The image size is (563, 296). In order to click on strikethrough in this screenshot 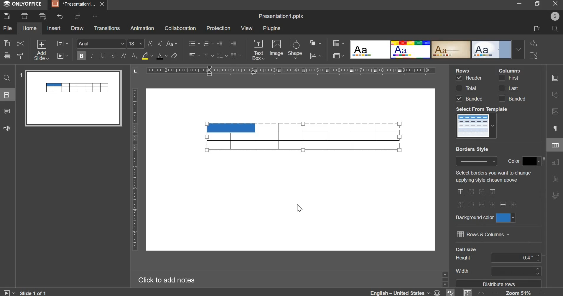, I will do `click(113, 56)`.